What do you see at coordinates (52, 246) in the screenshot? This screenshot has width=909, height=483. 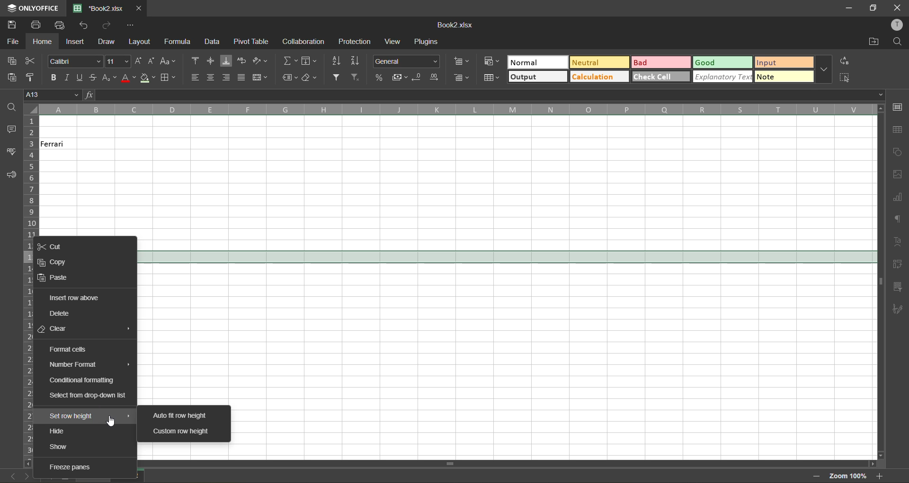 I see `cut` at bounding box center [52, 246].